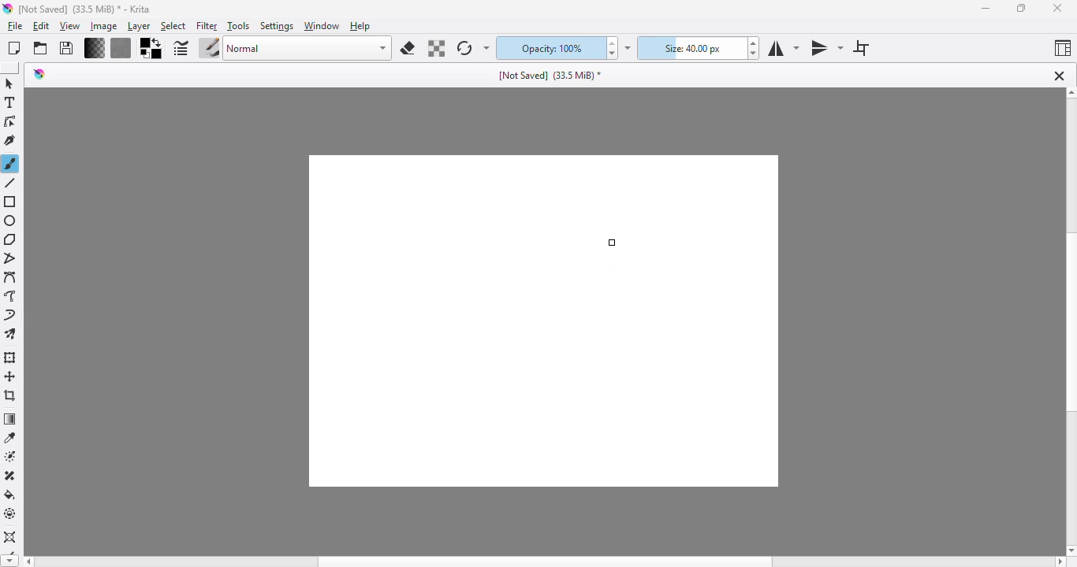 The width and height of the screenshot is (1077, 567). I want to click on wrap around mode, so click(859, 48).